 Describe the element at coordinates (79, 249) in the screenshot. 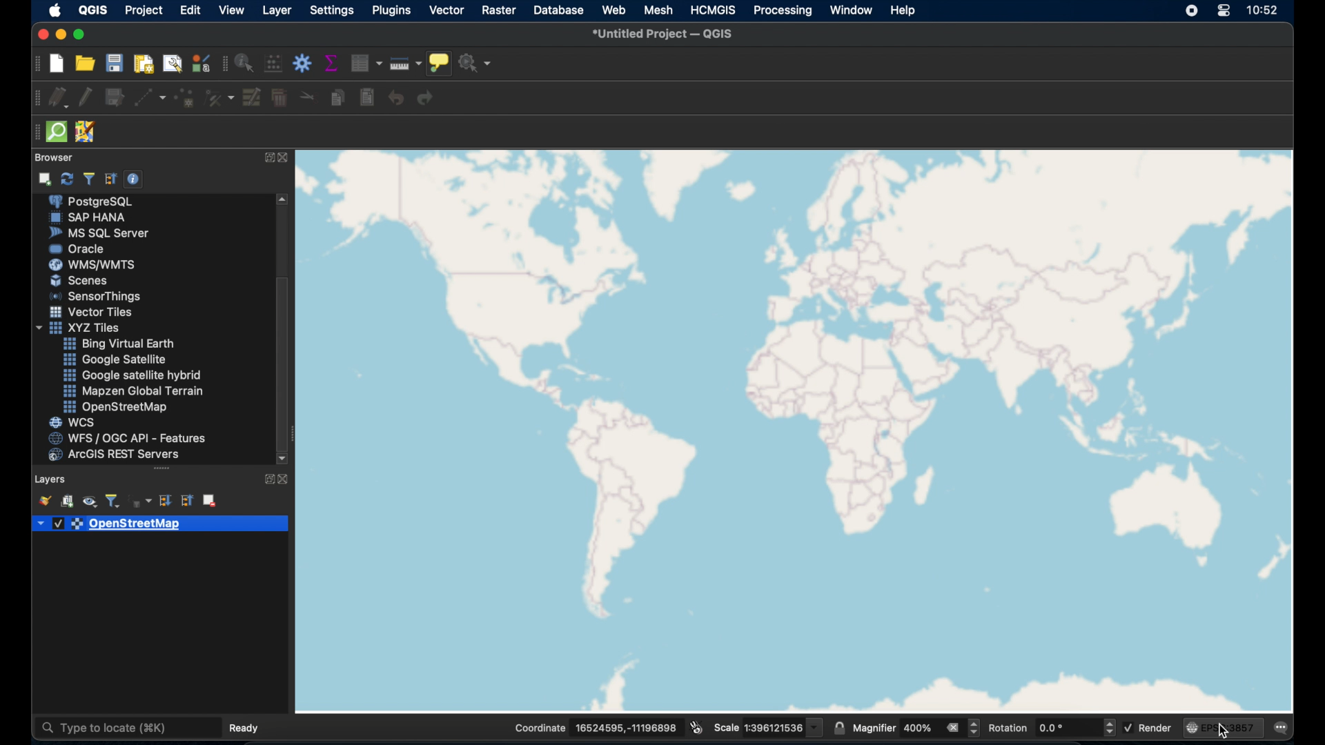

I see `oracle` at that location.